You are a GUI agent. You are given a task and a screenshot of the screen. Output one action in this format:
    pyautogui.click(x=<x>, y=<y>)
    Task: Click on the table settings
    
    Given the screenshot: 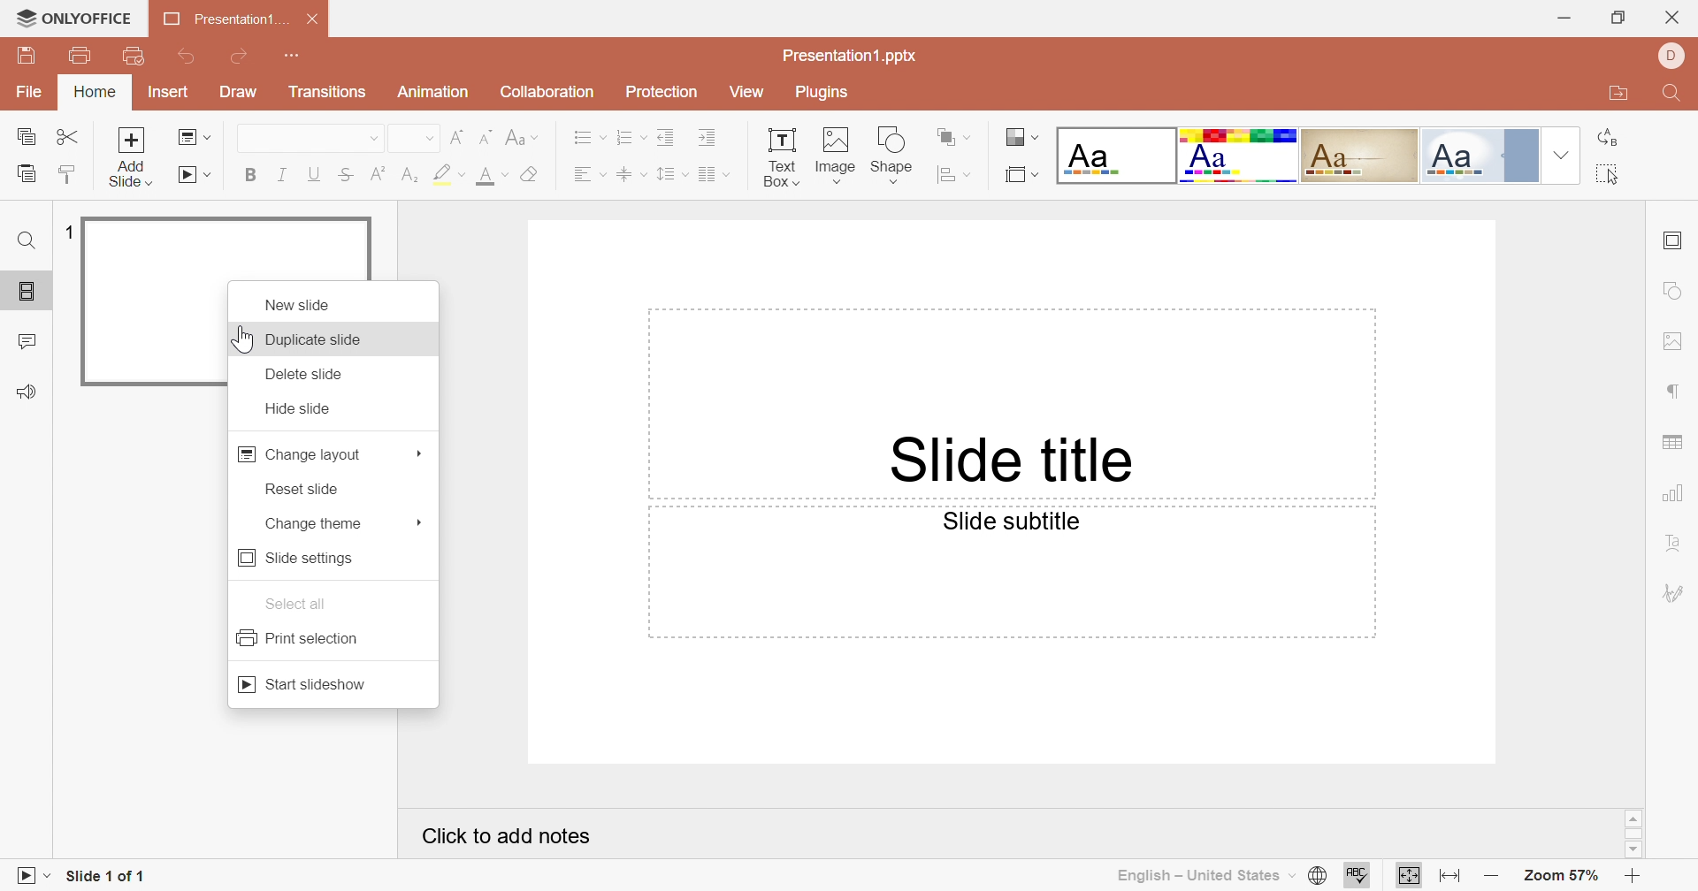 What is the action you would take?
    pyautogui.click(x=1678, y=445)
    